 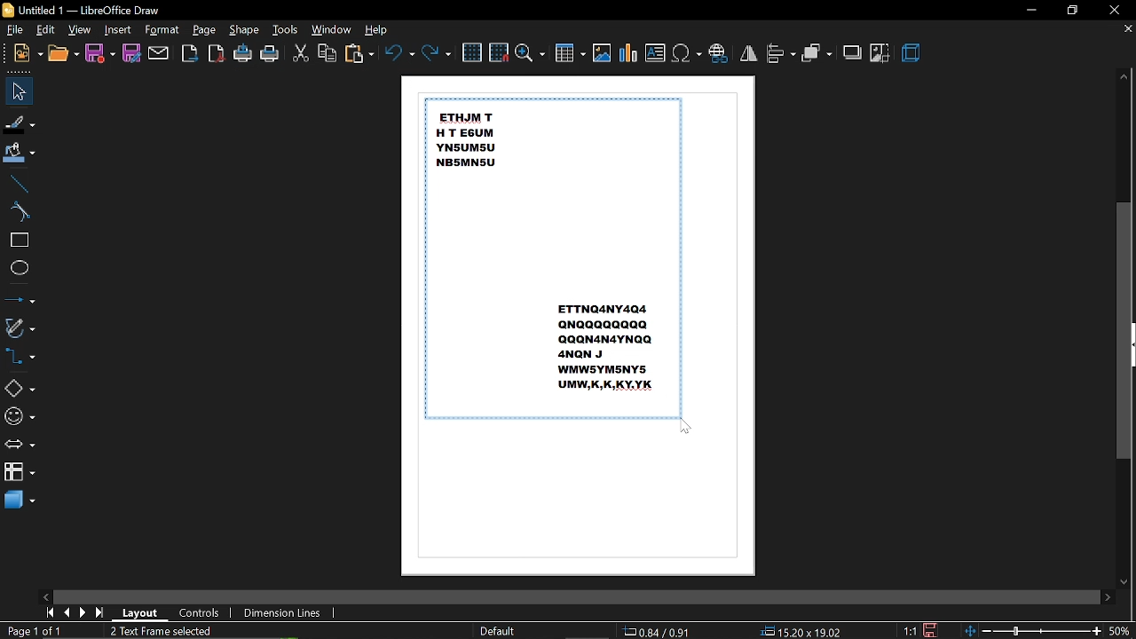 I want to click on default, so click(x=497, y=631).